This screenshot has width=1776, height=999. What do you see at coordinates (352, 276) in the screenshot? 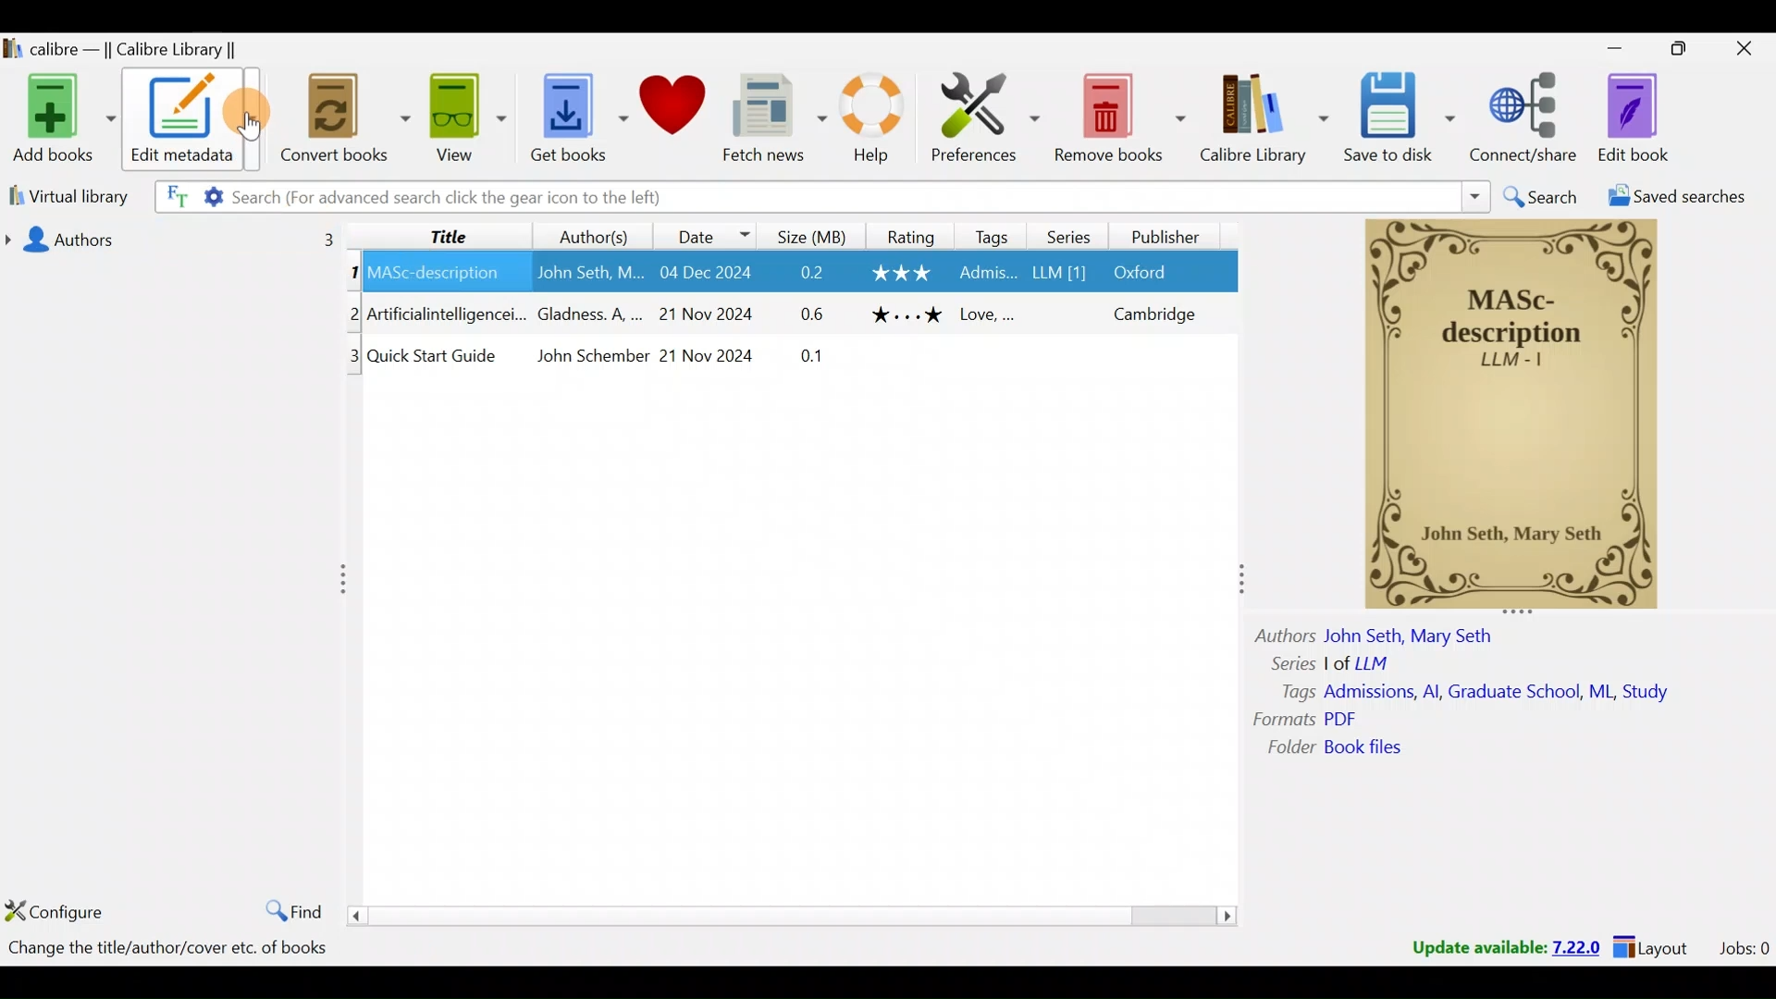
I see `` at bounding box center [352, 276].